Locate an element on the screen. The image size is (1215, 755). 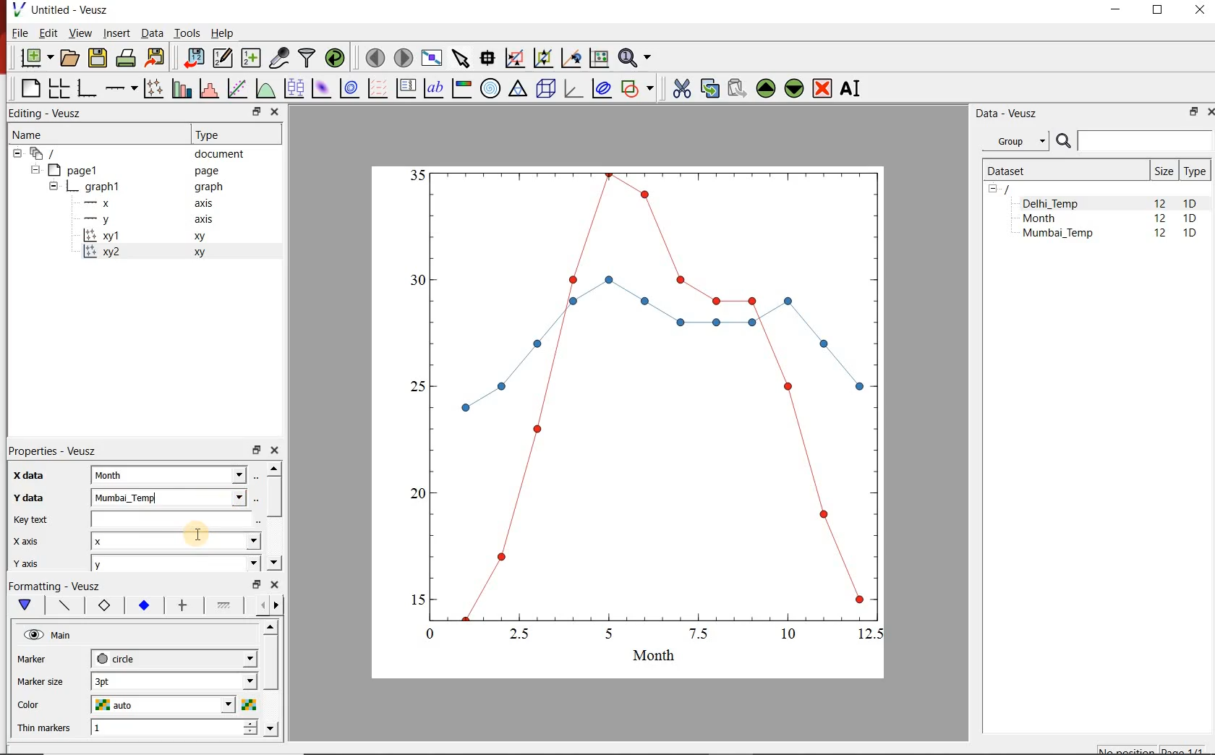
auto is located at coordinates (173, 704).